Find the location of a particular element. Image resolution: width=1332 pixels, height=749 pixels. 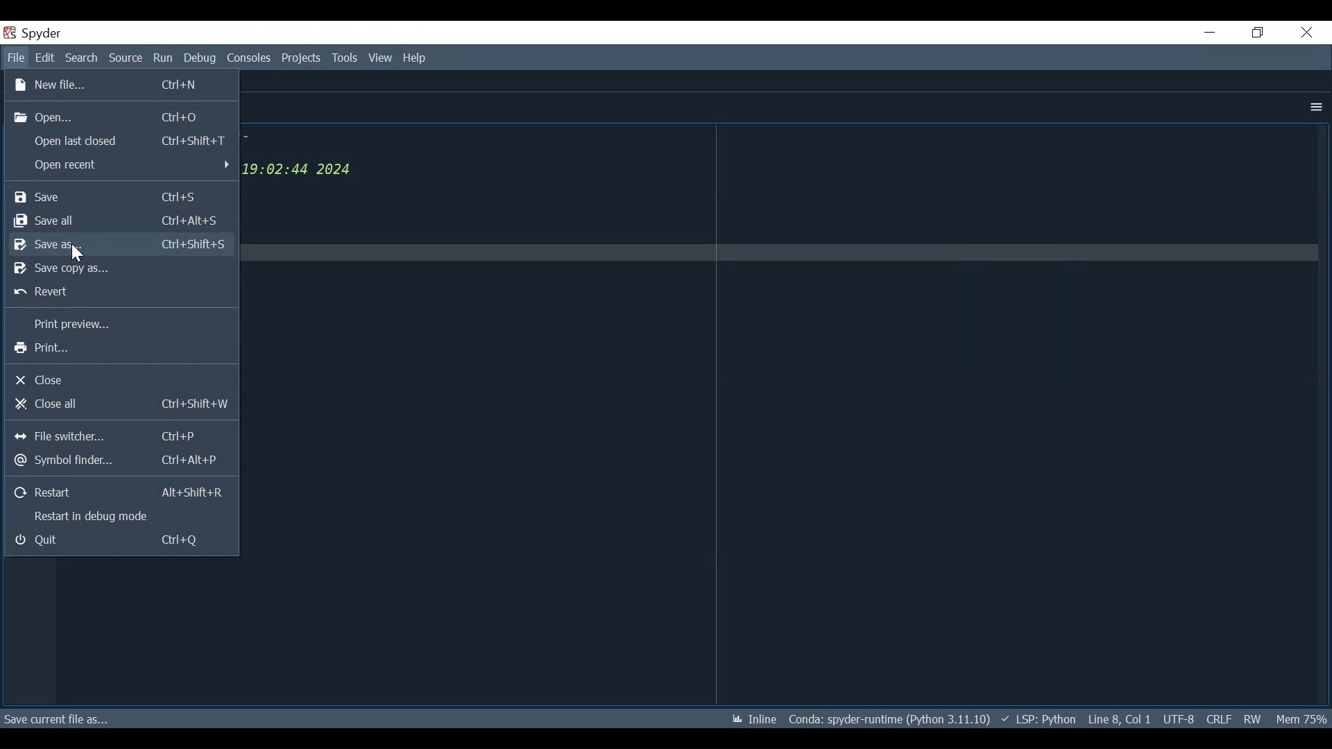

Edit is located at coordinates (44, 58).